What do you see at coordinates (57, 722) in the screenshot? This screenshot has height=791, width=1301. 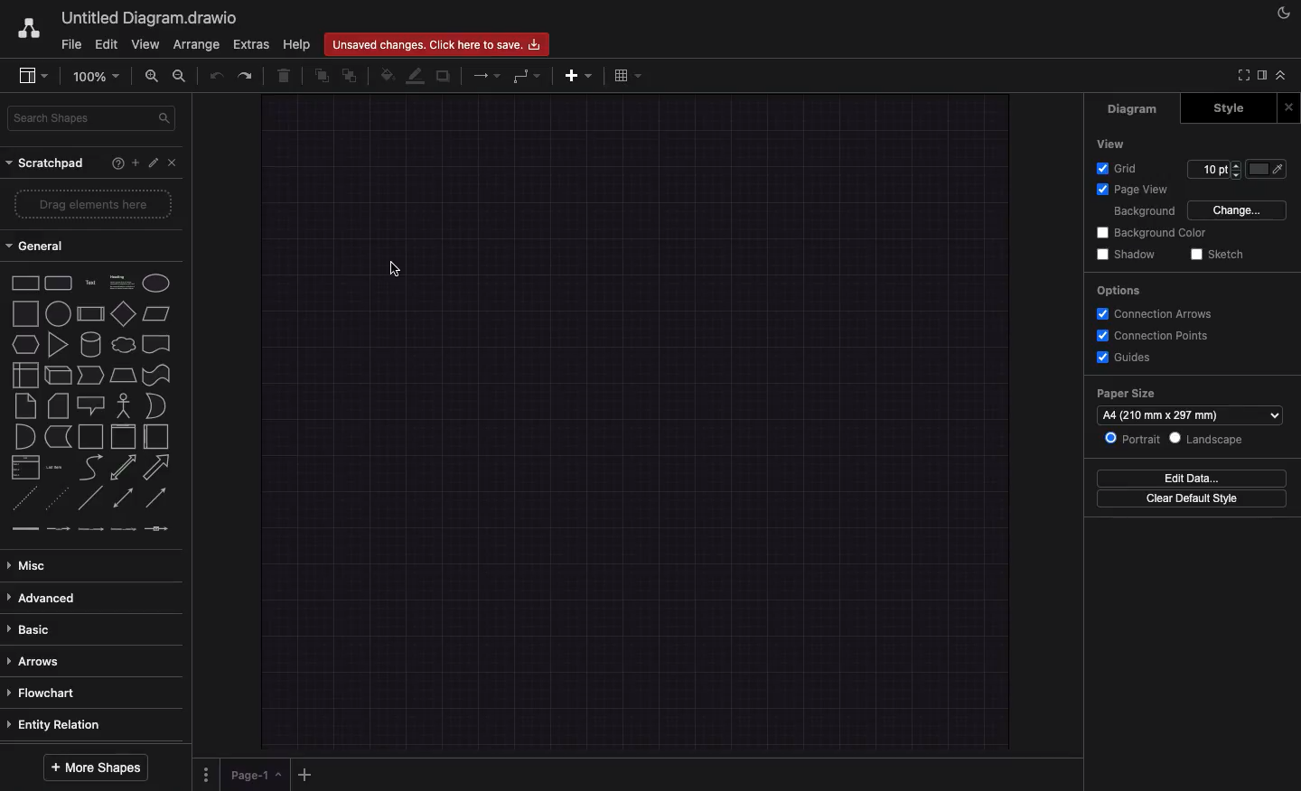 I see `Entity relation` at bounding box center [57, 722].